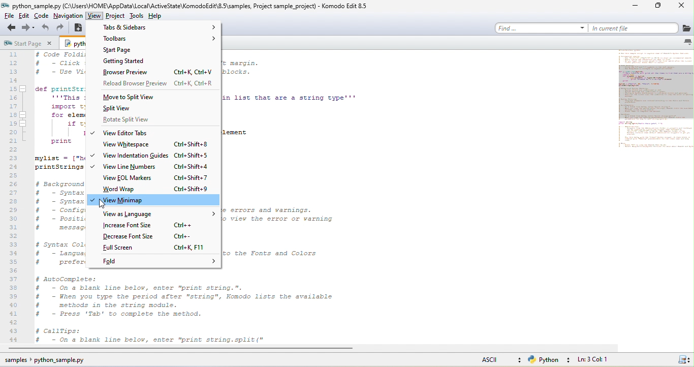 The height and width of the screenshot is (367, 694). I want to click on minimize, so click(627, 8).